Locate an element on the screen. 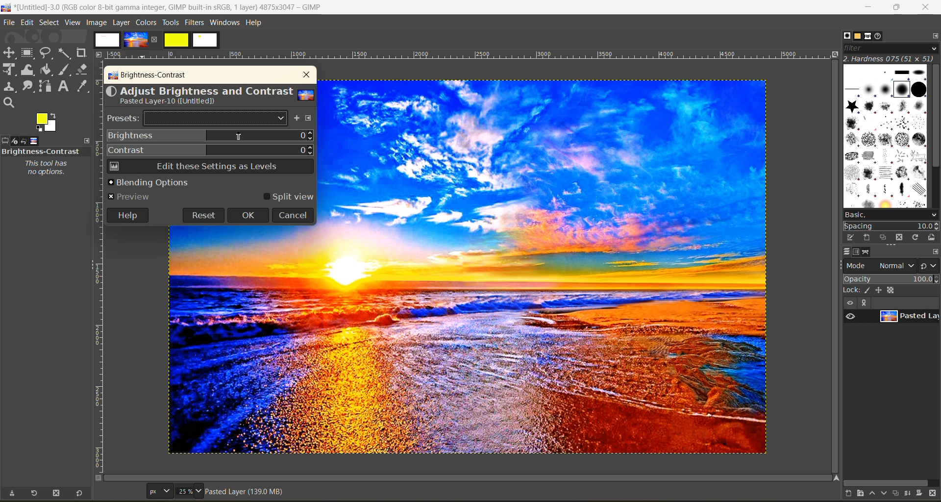 This screenshot has height=502, width=941. brushes is located at coordinates (847, 36).